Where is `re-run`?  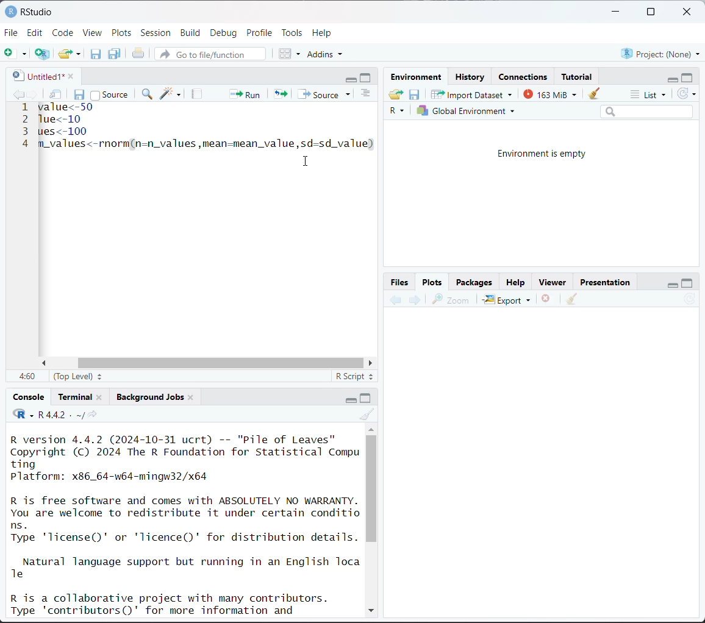 re-run is located at coordinates (279, 93).